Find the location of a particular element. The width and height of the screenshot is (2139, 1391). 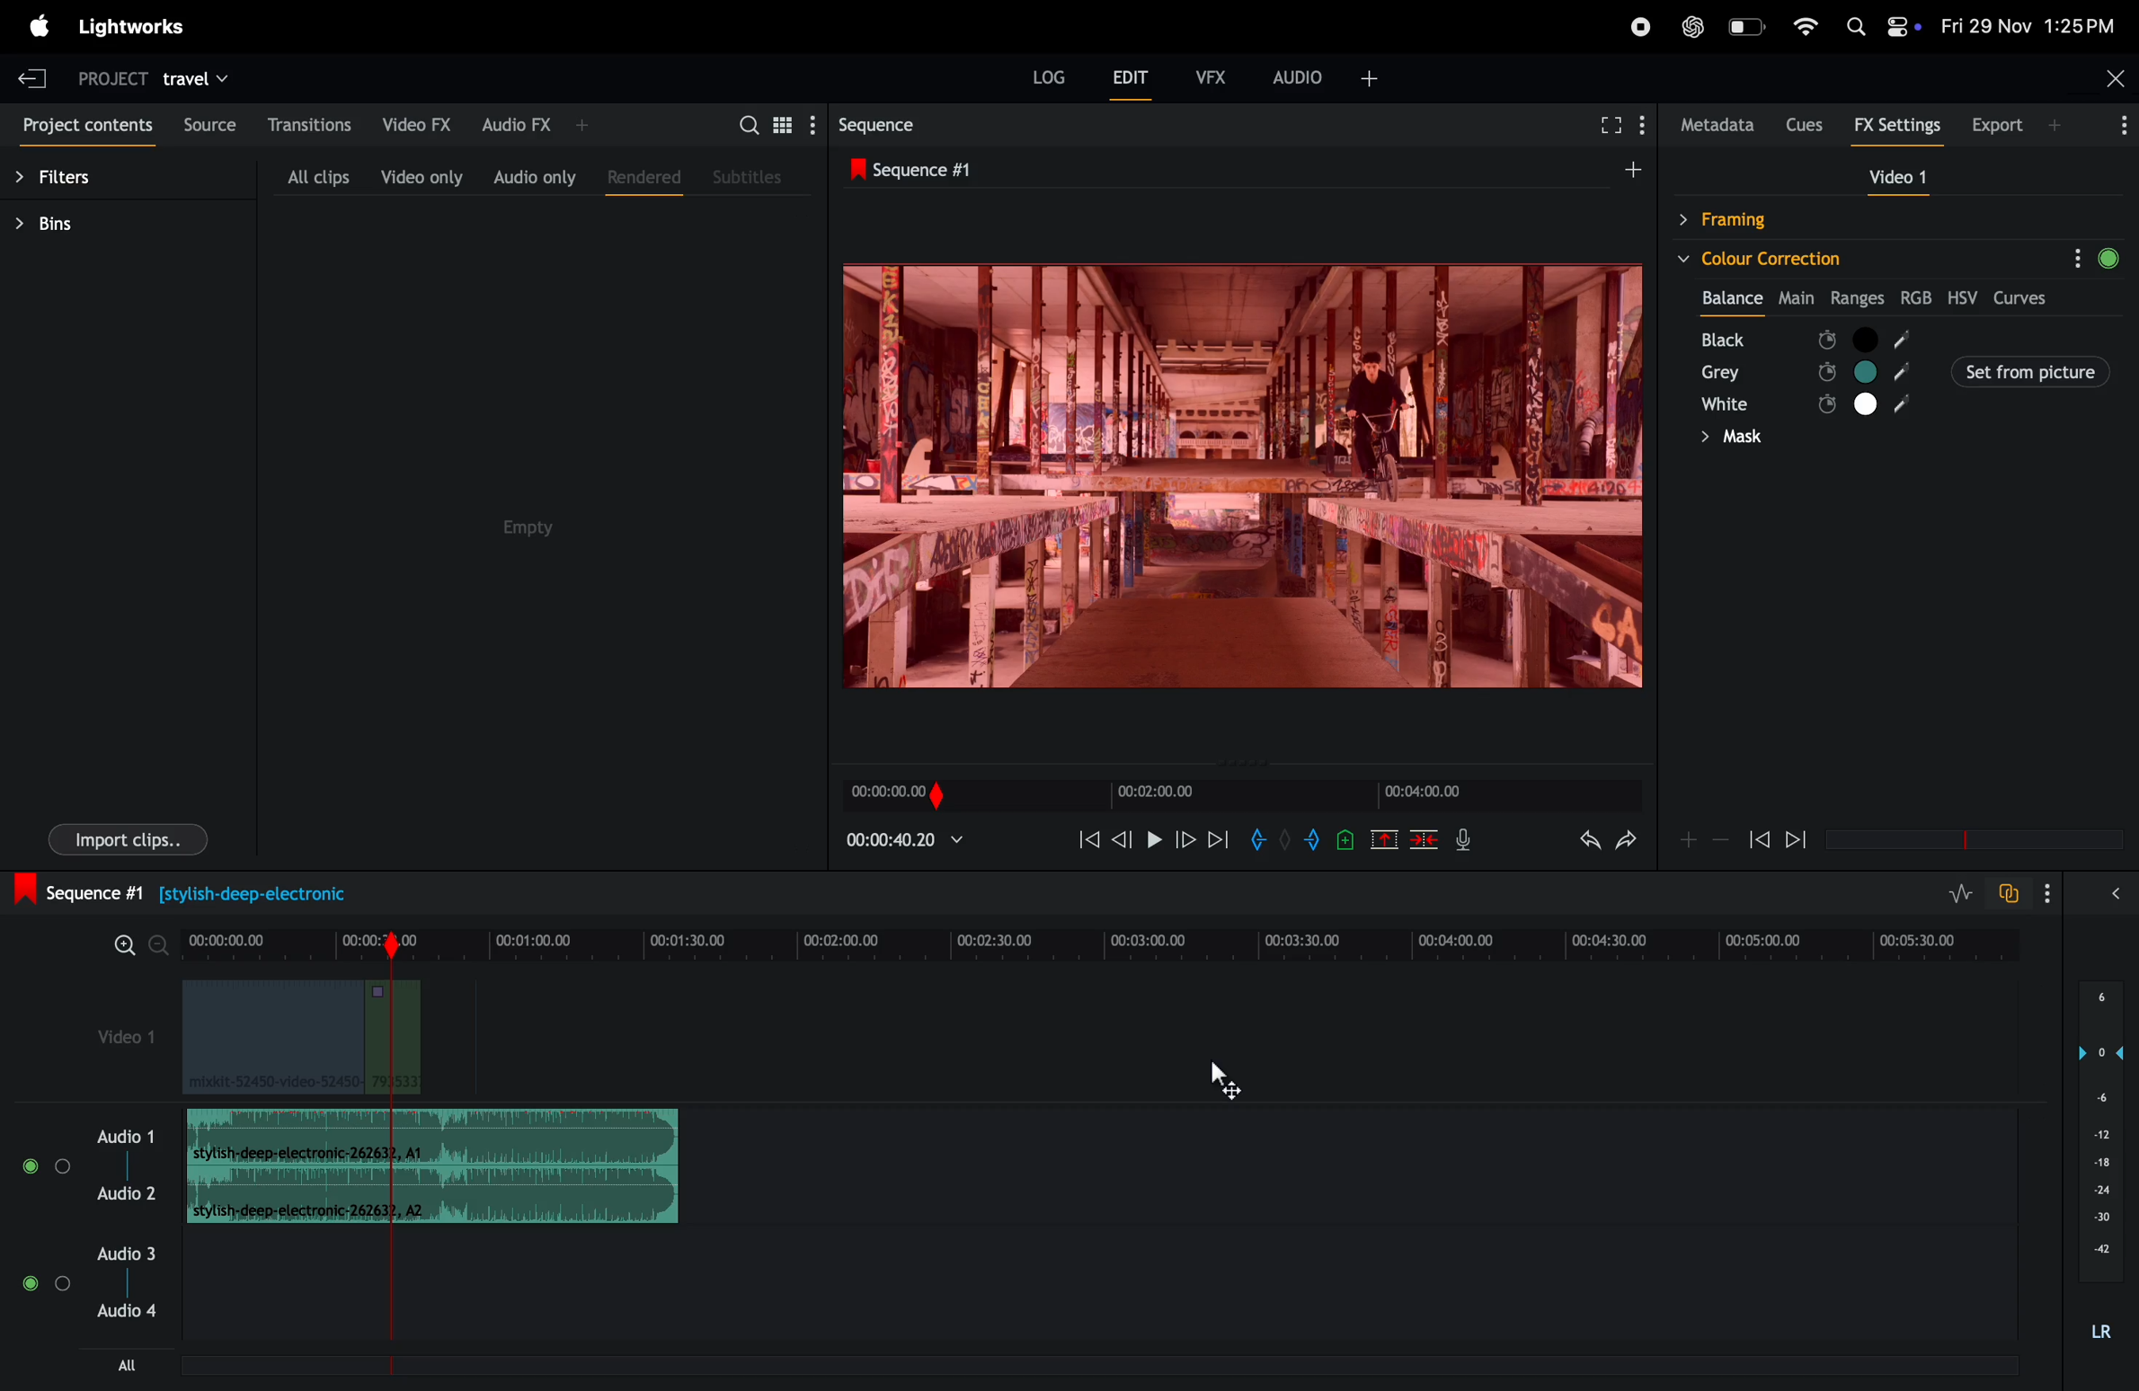

time frame is located at coordinates (1968, 840).